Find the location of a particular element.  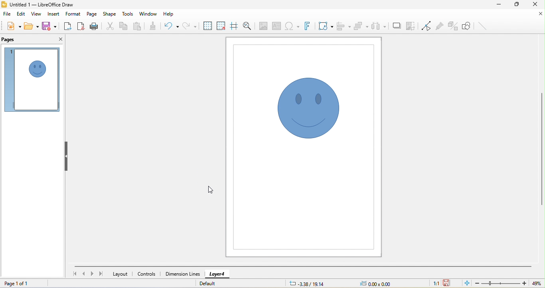

pages is located at coordinates (12, 39).